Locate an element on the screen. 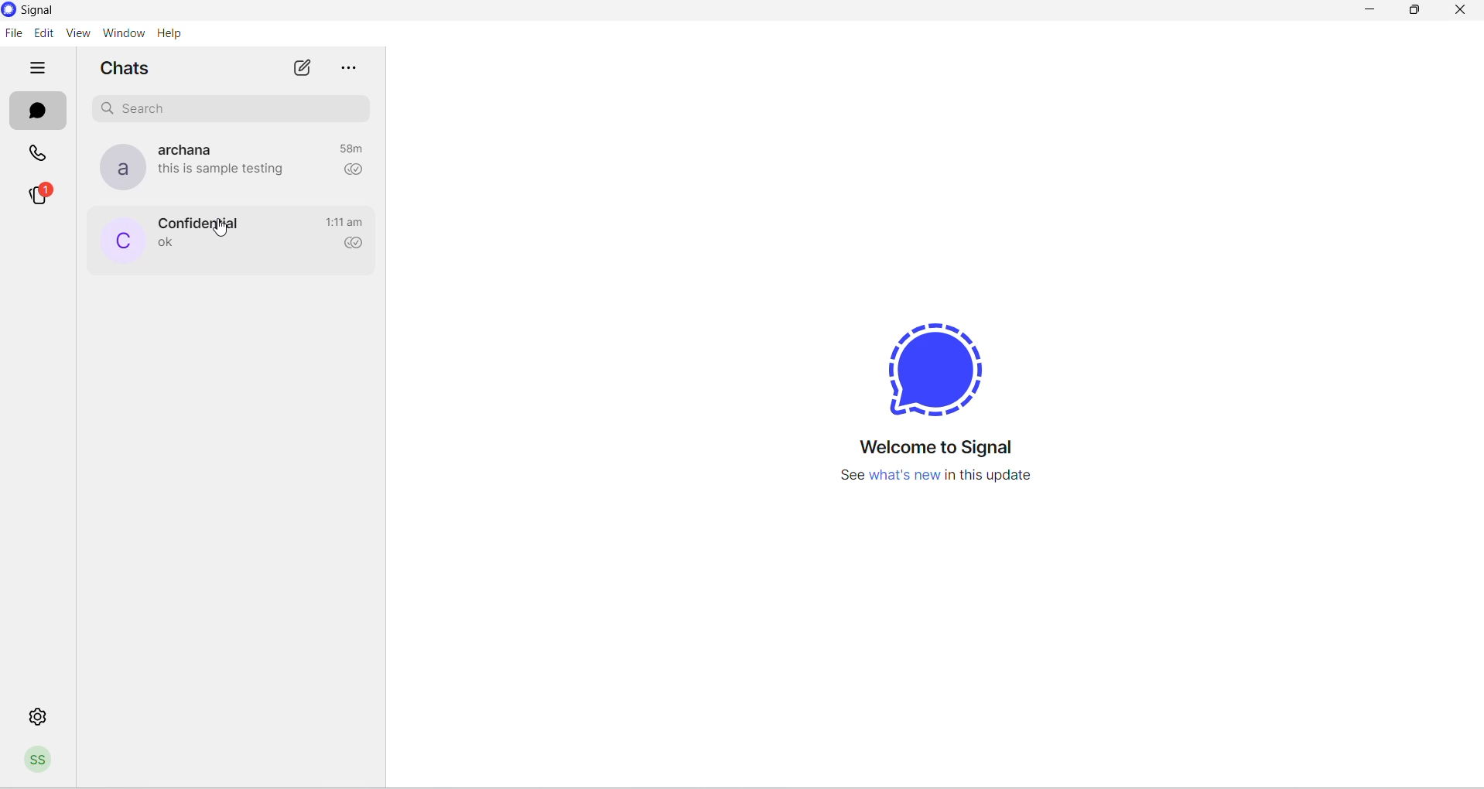  contact name is located at coordinates (183, 149).